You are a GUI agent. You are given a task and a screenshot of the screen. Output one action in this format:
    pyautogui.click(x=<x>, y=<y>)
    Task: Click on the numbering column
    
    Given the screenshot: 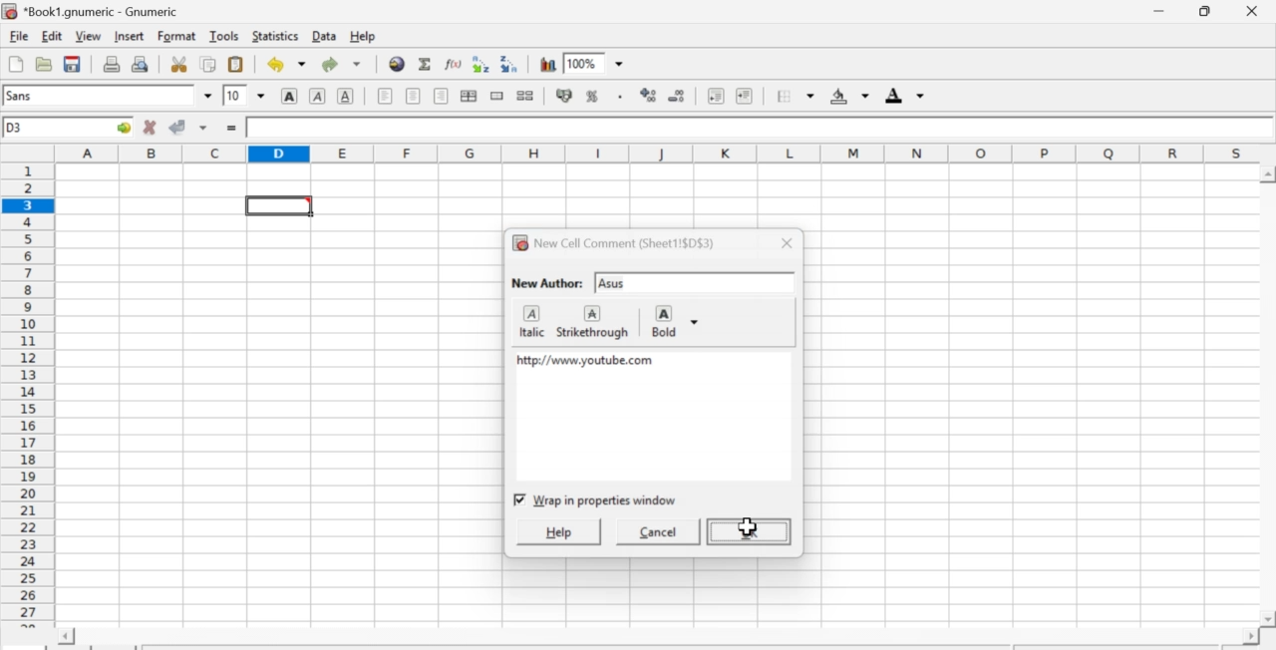 What is the action you would take?
    pyautogui.click(x=30, y=395)
    